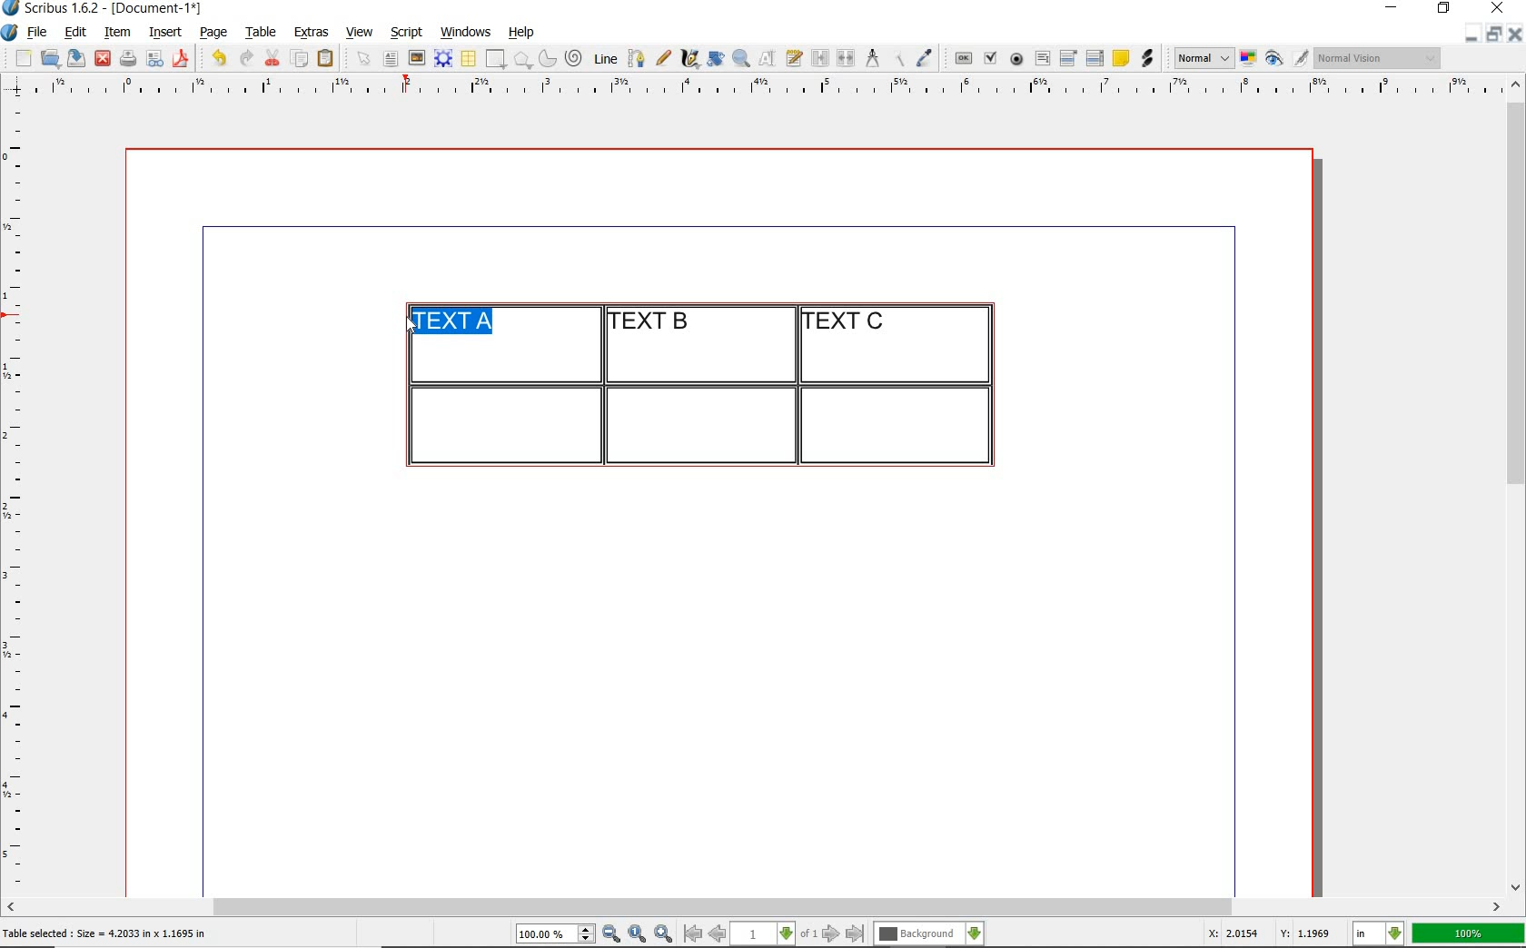 This screenshot has height=948, width=1526. I want to click on copy item properties, so click(897, 58).